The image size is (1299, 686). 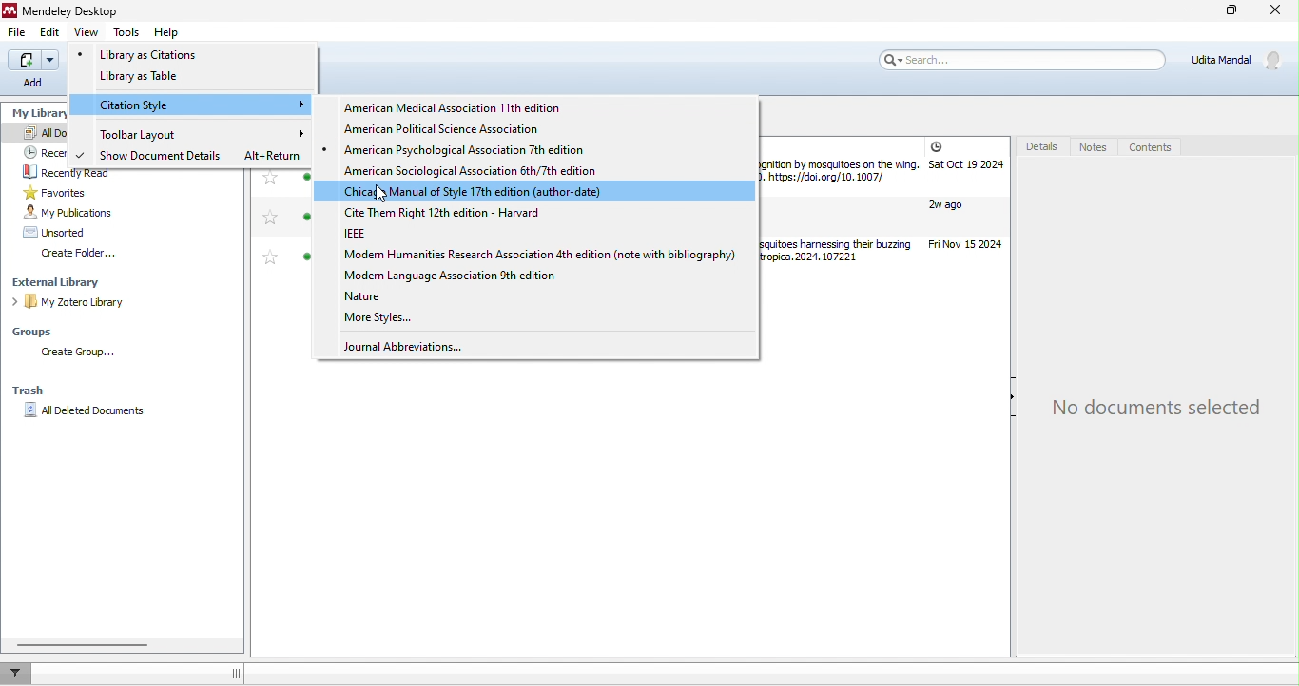 I want to click on notes, so click(x=1095, y=147).